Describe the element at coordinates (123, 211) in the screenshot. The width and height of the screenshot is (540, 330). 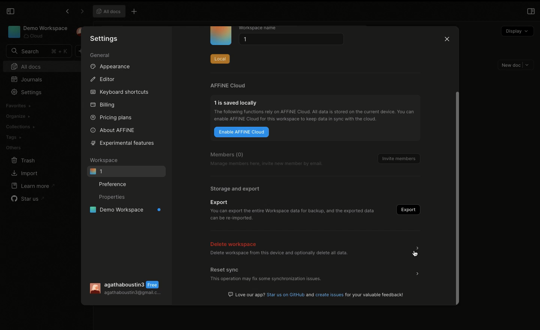
I see `Demo workspace` at that location.